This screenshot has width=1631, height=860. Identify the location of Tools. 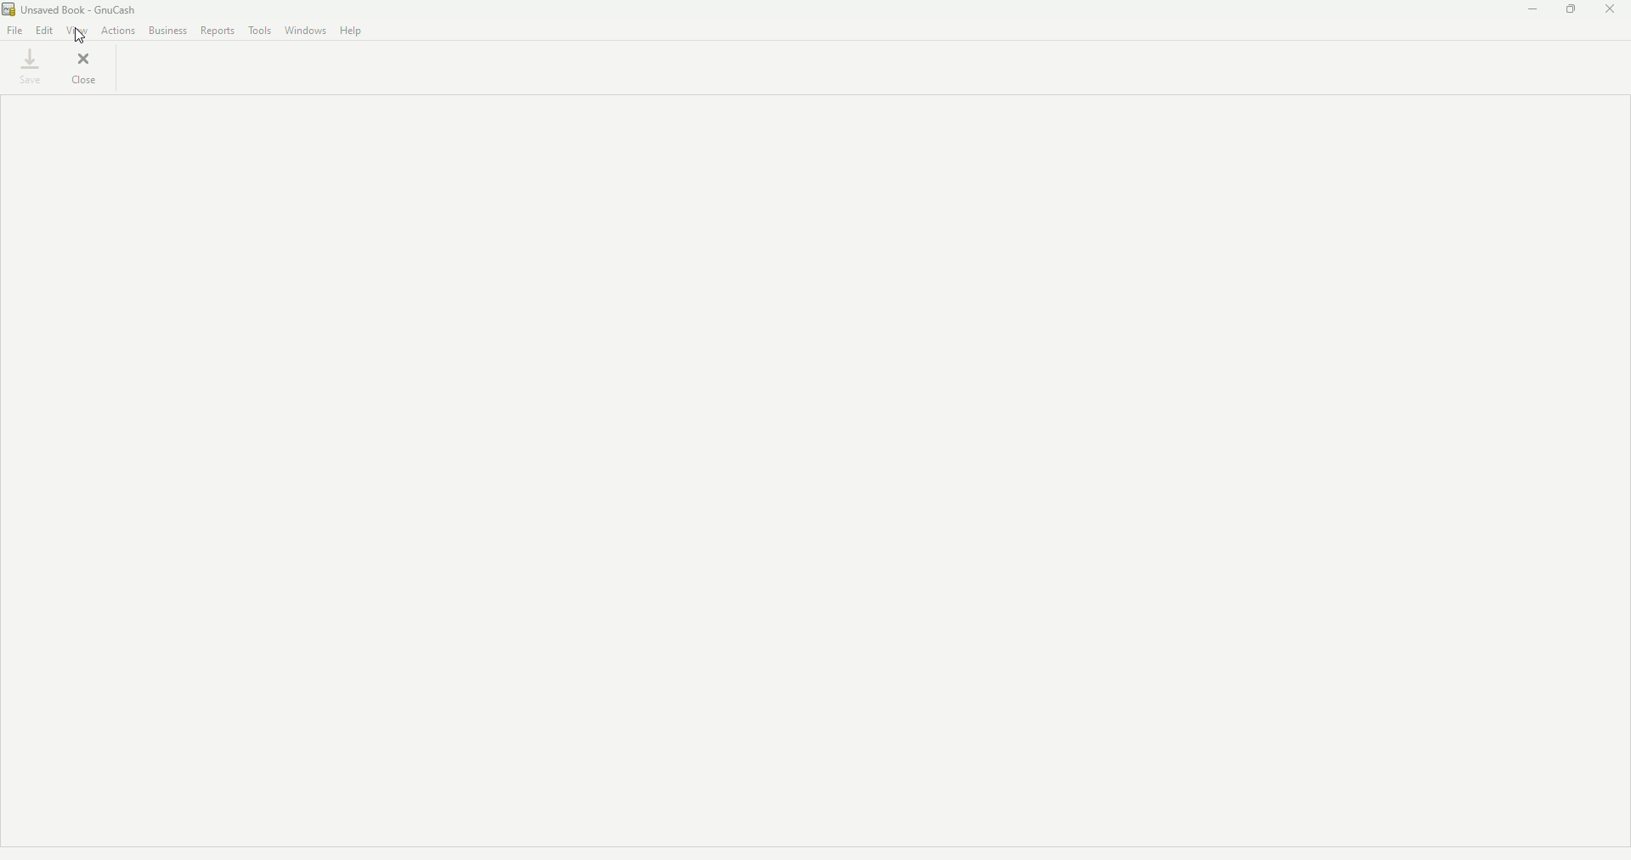
(260, 30).